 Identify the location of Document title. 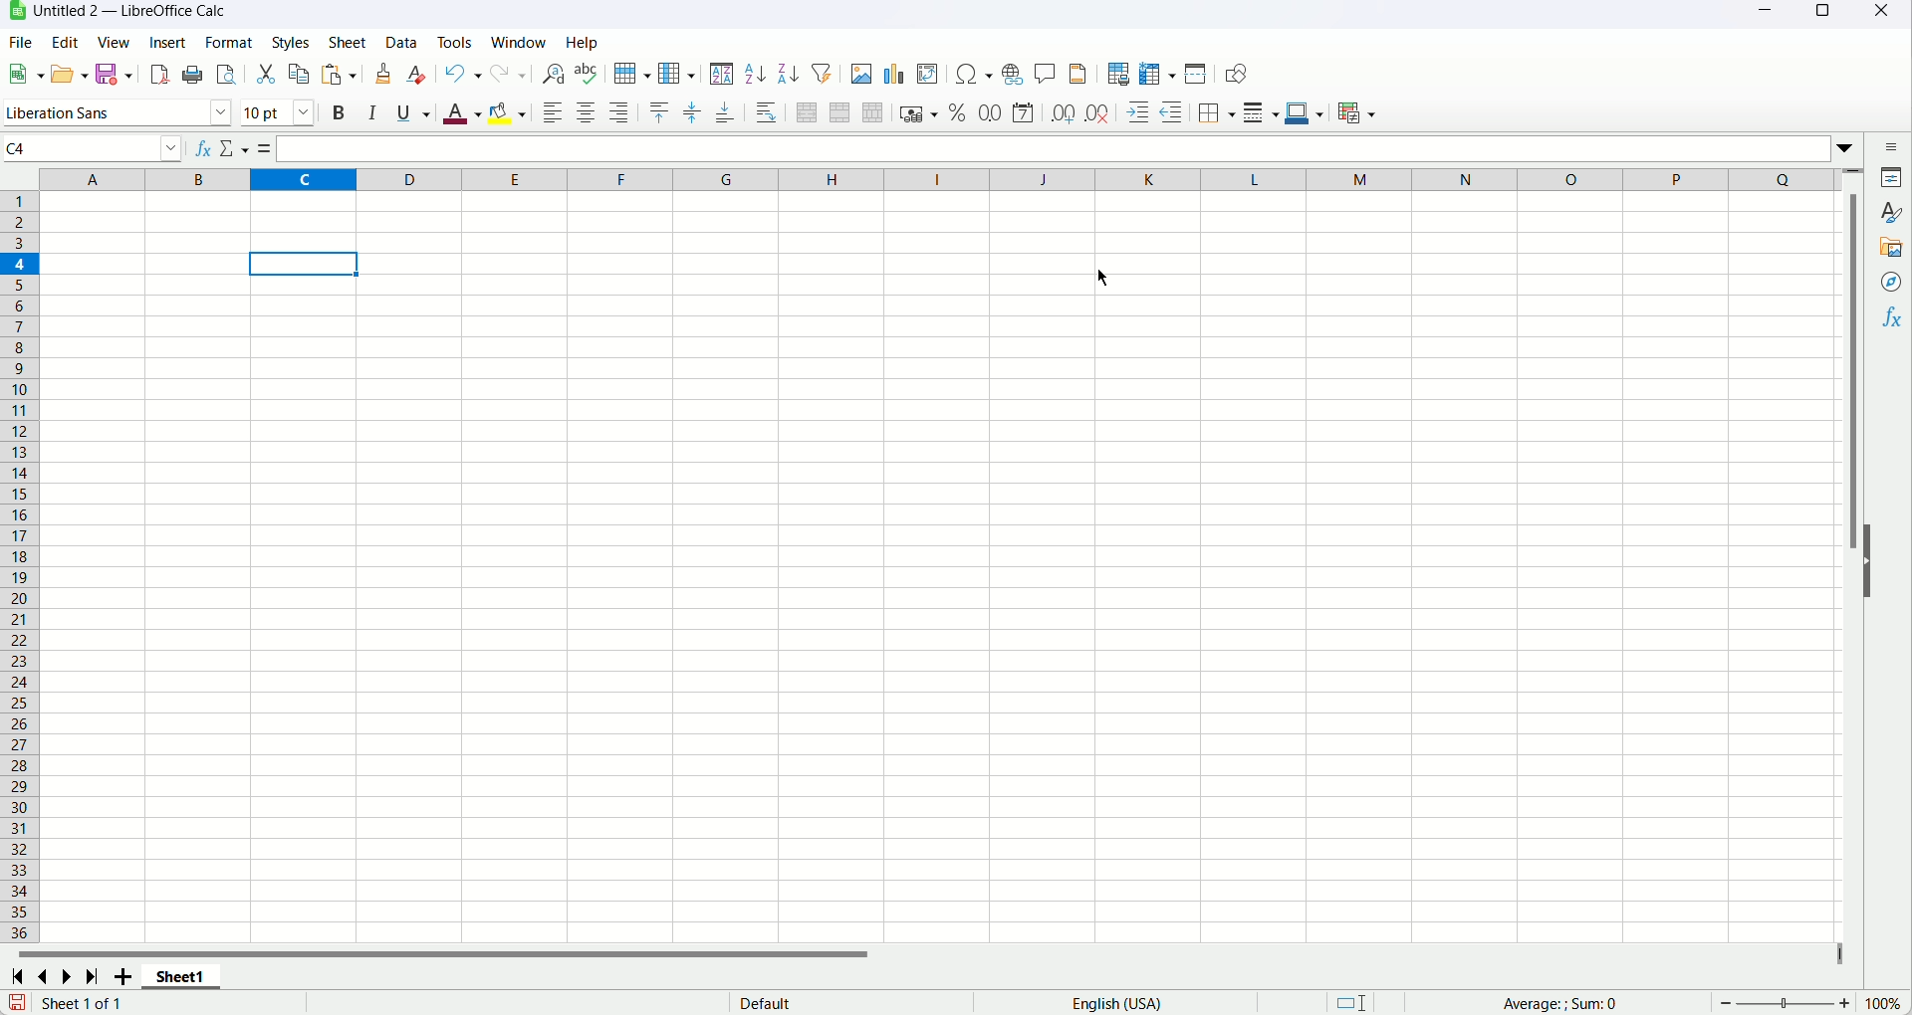
(132, 11).